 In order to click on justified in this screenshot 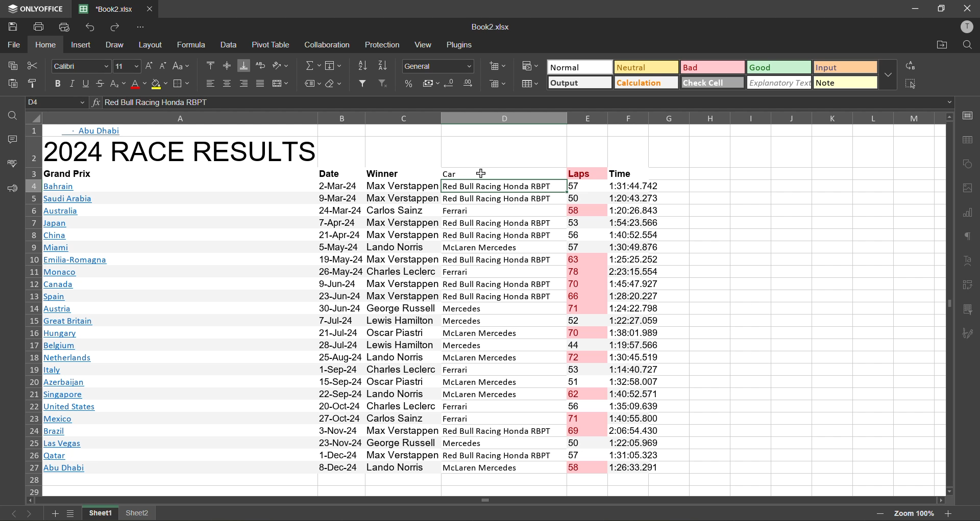, I will do `click(259, 84)`.